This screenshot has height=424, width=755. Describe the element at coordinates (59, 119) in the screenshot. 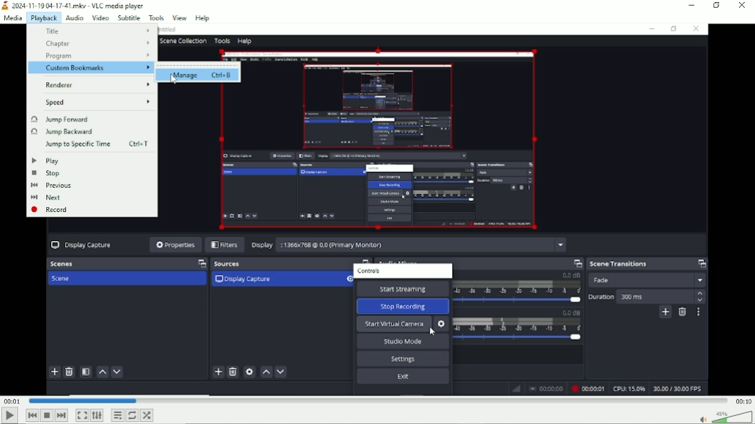

I see `Jump forward` at that location.